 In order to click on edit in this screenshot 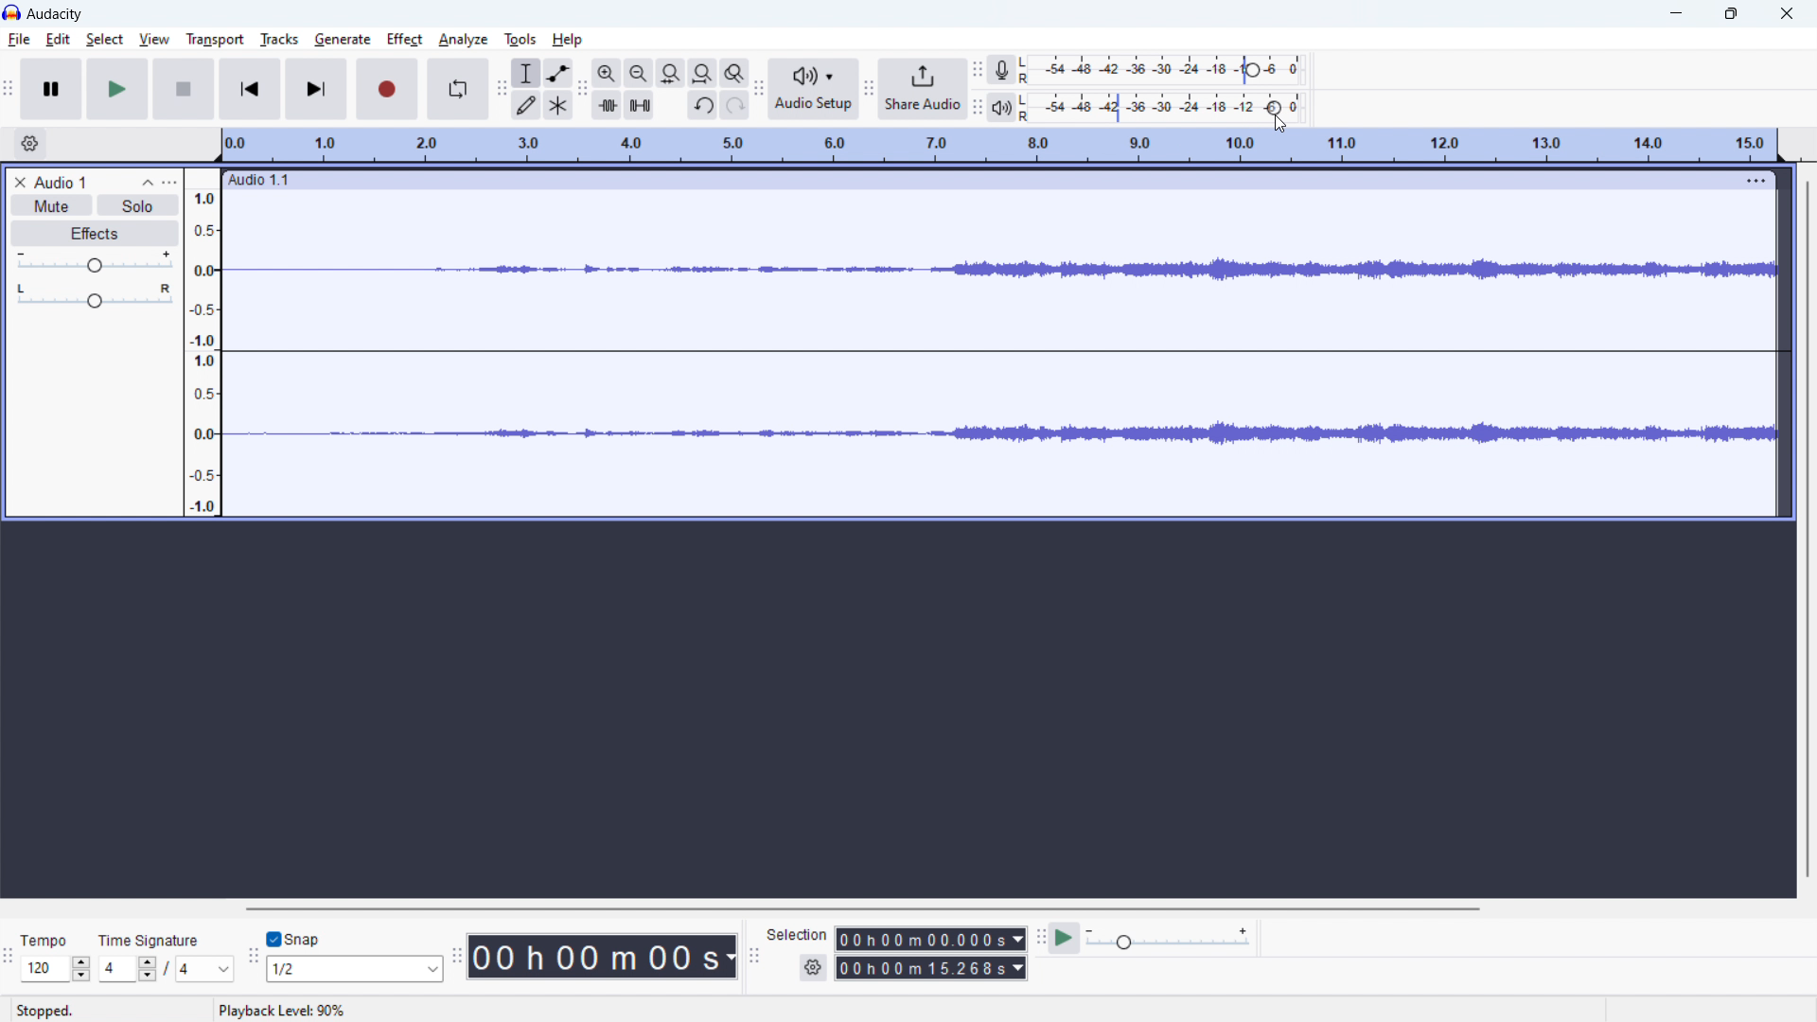, I will do `click(60, 39)`.